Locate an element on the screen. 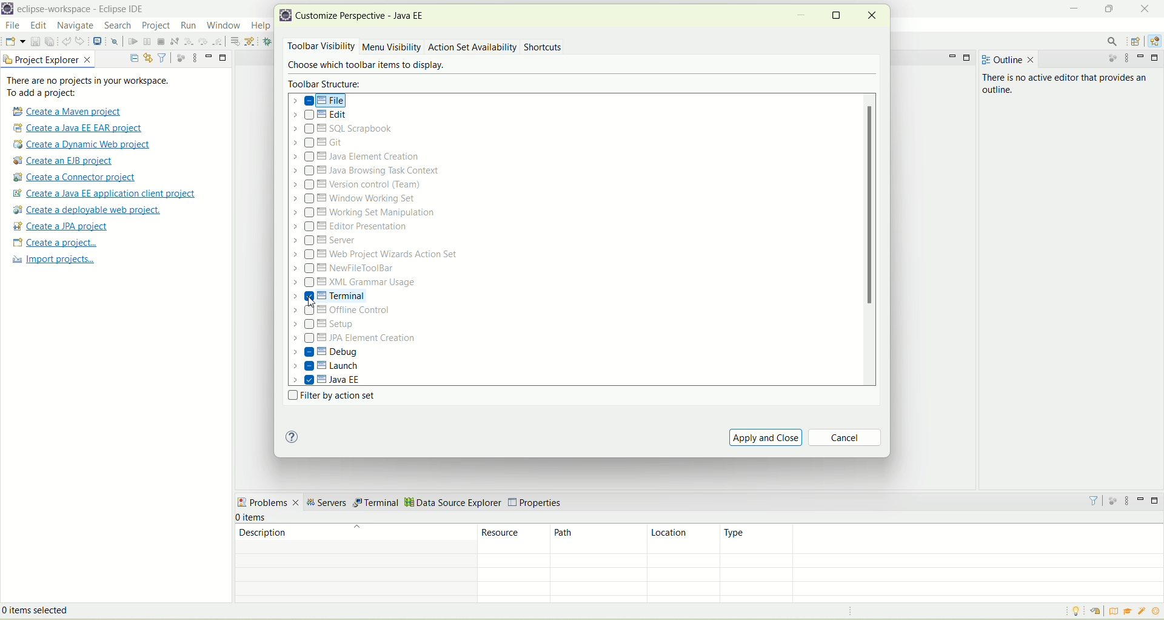 The image size is (1164, 620). edit is located at coordinates (39, 27).